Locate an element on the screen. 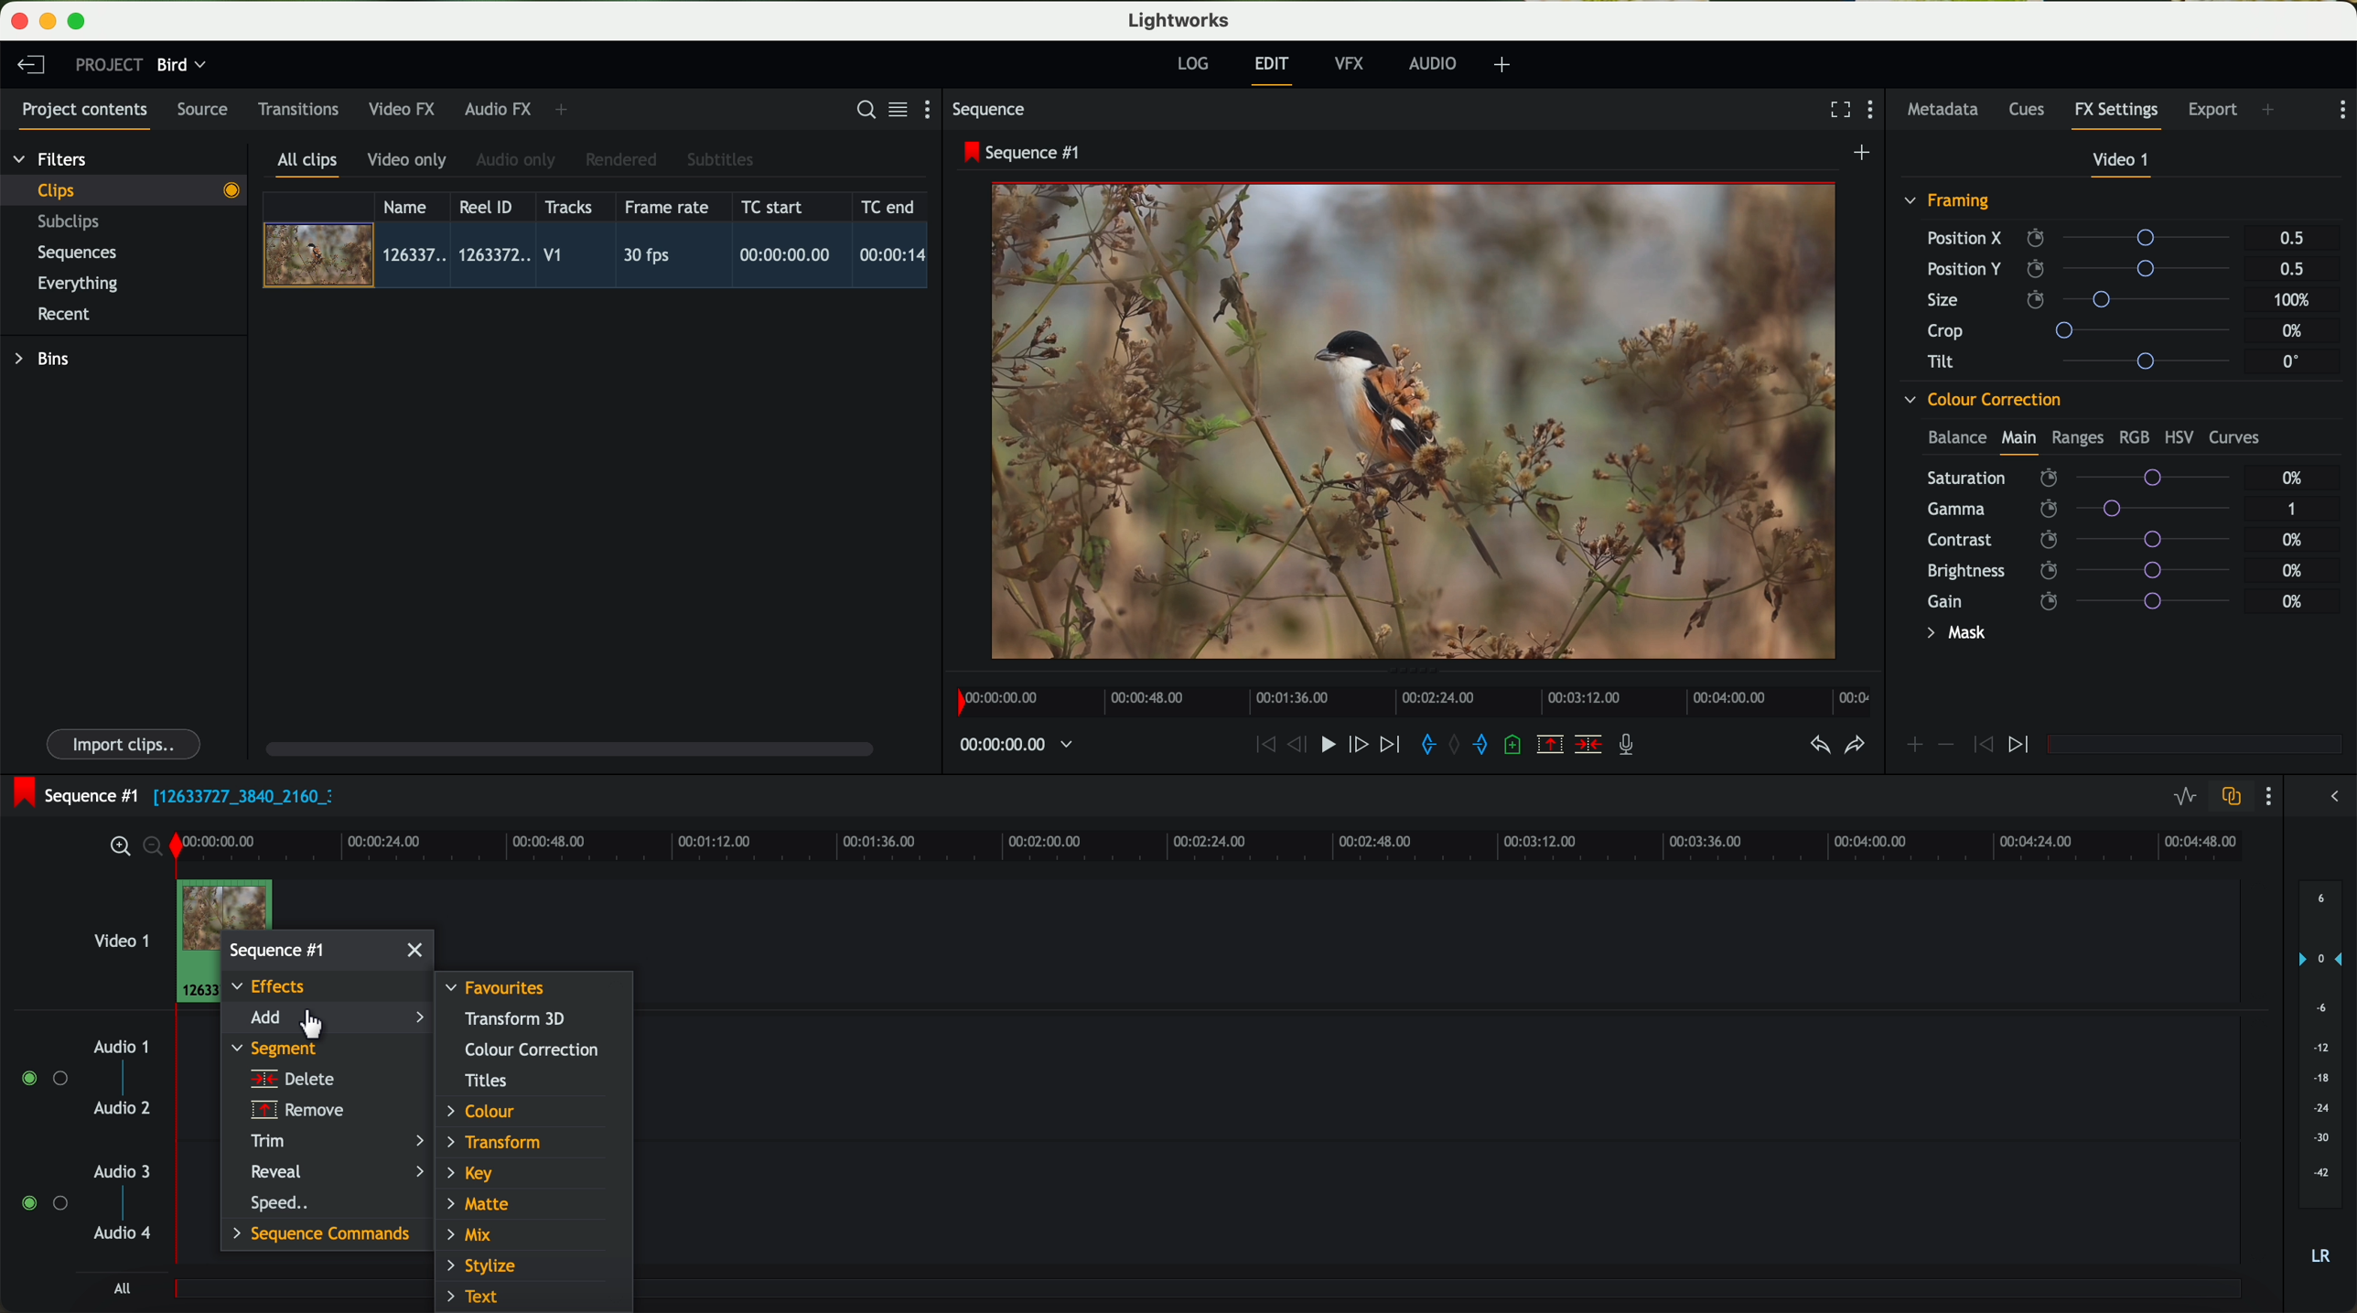 The width and height of the screenshot is (2357, 1313). scroll bar is located at coordinates (567, 748).